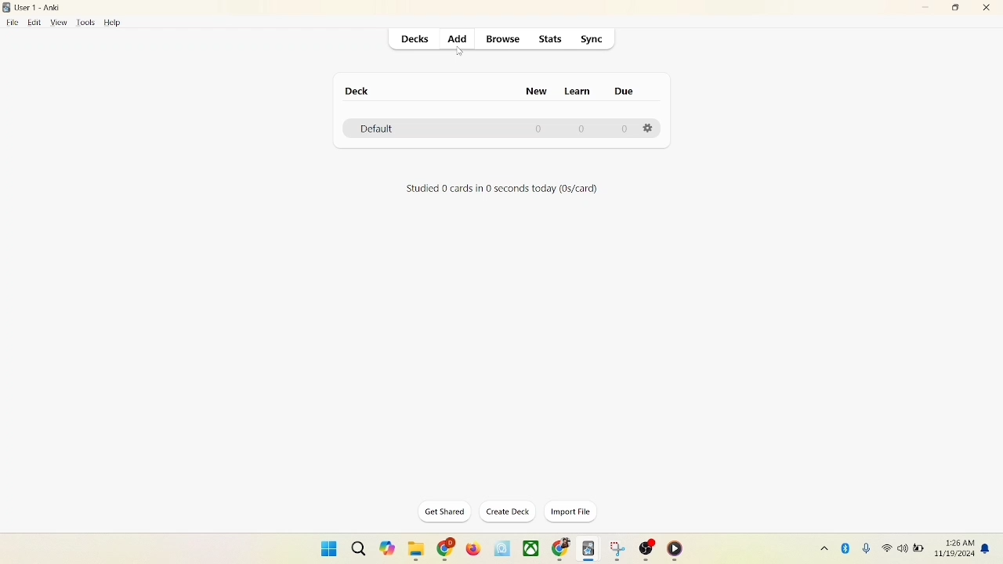 The image size is (1003, 564). I want to click on default, so click(372, 130).